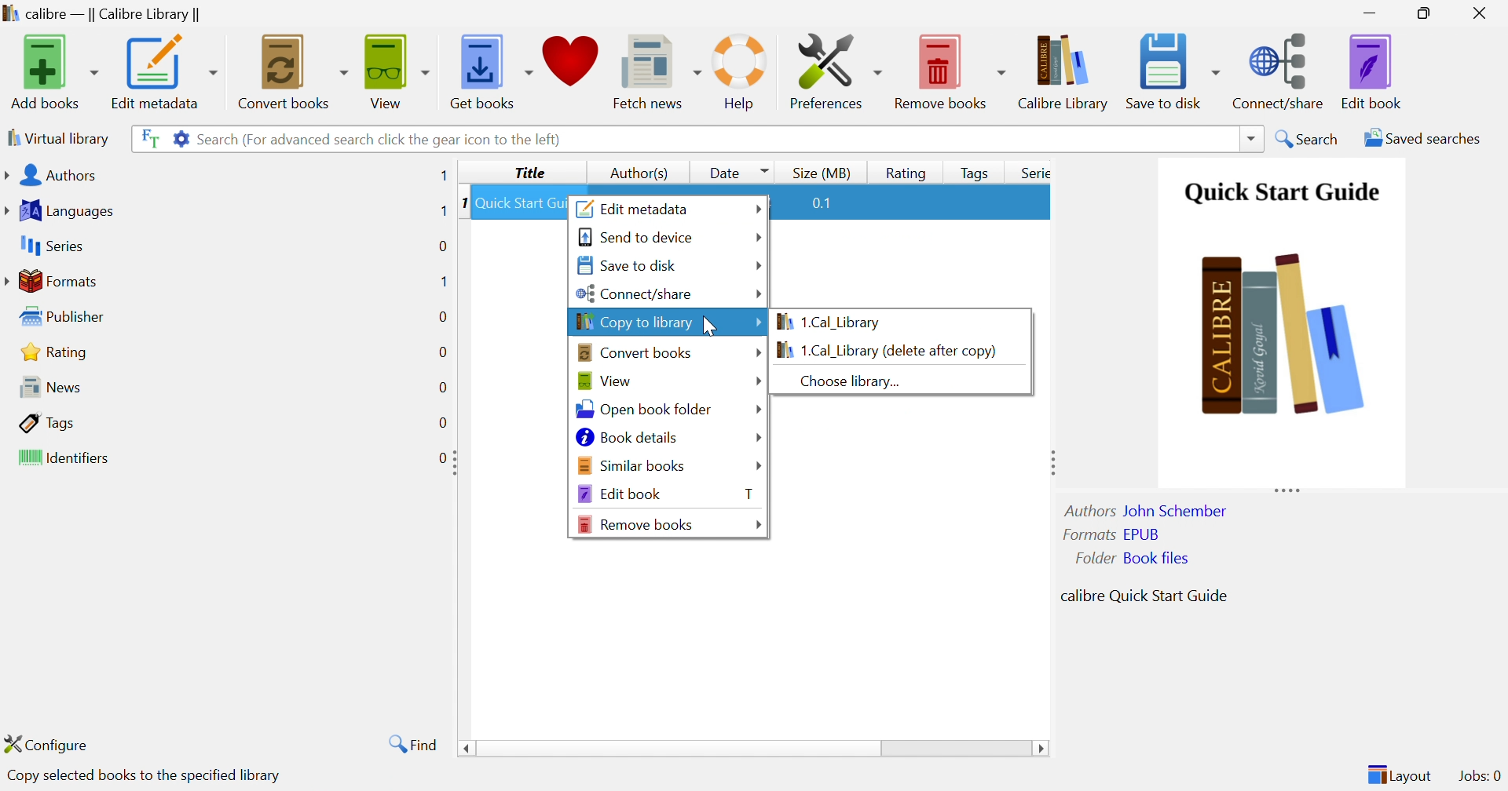 Image resolution: width=1508 pixels, height=791 pixels. Describe the element at coordinates (948, 69) in the screenshot. I see `Remove Books` at that location.